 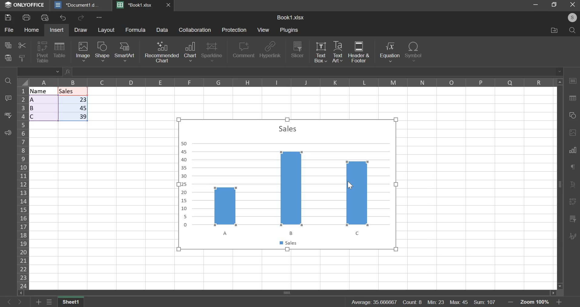 What do you see at coordinates (290, 18) in the screenshot?
I see `sheet name` at bounding box center [290, 18].